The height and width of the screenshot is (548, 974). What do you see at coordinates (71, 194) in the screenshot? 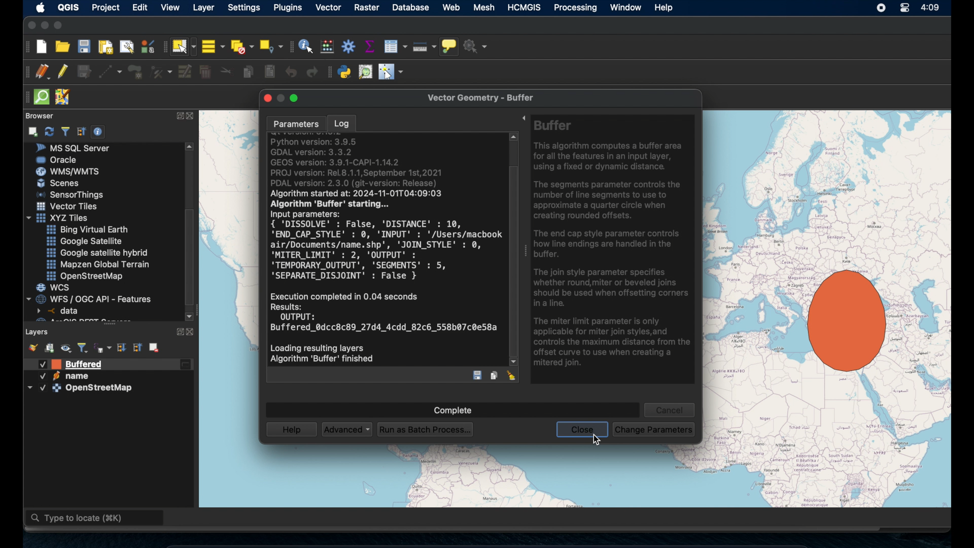
I see `sensor things` at bounding box center [71, 194].